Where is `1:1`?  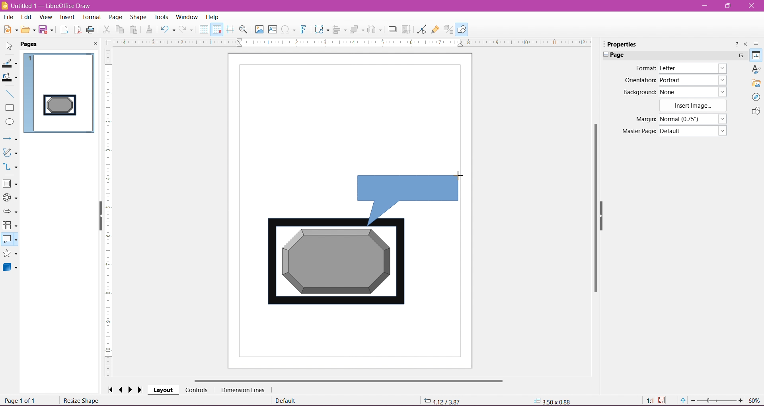
1:1 is located at coordinates (649, 400).